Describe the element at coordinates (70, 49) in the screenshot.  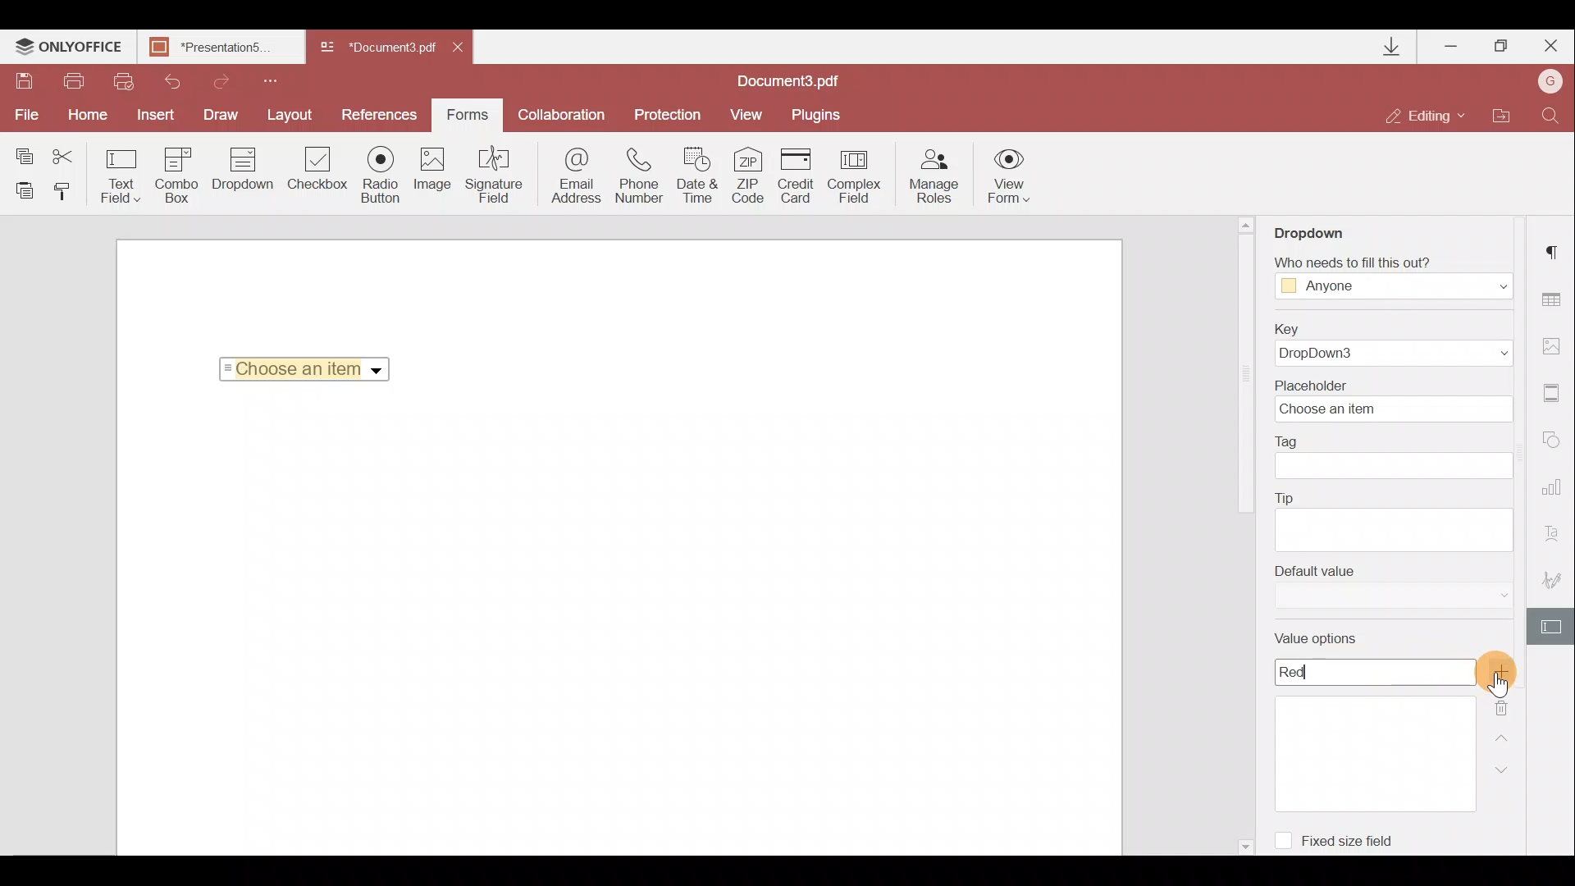
I see `ONLYOFFICE` at that location.